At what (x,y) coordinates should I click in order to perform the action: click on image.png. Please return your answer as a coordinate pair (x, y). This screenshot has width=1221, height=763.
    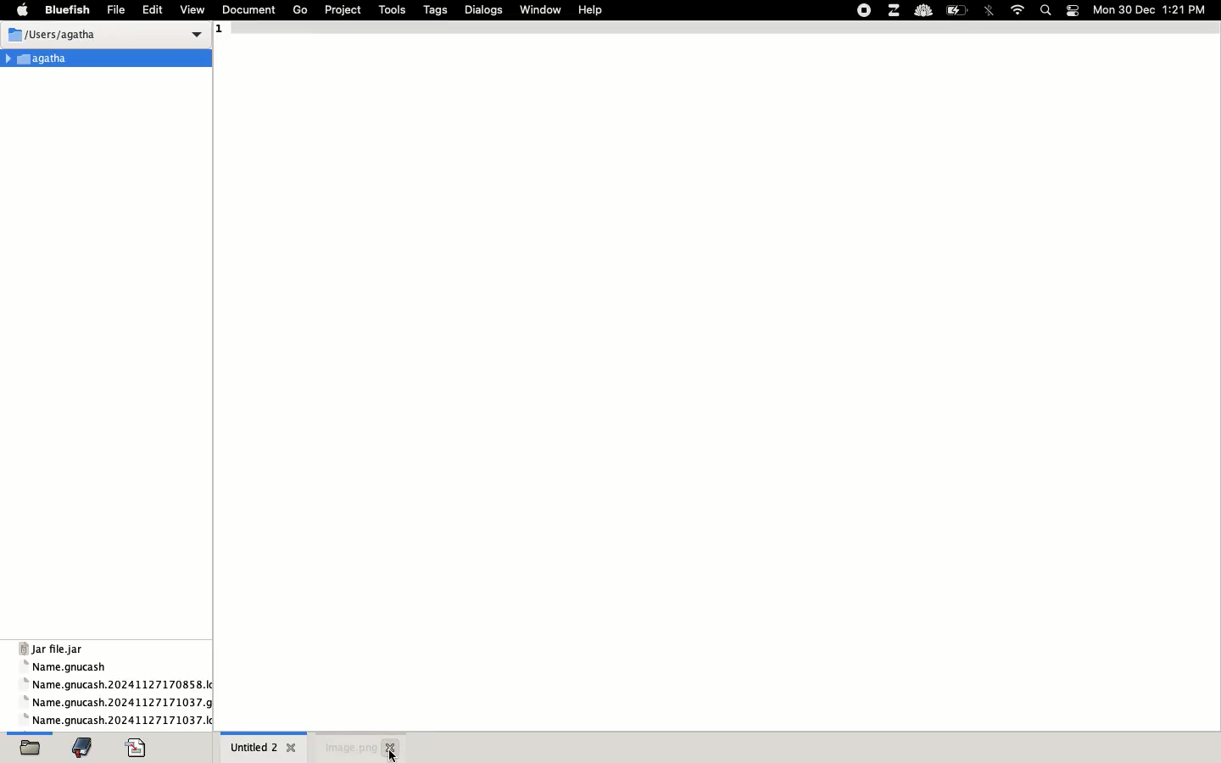
    Looking at the image, I should click on (352, 749).